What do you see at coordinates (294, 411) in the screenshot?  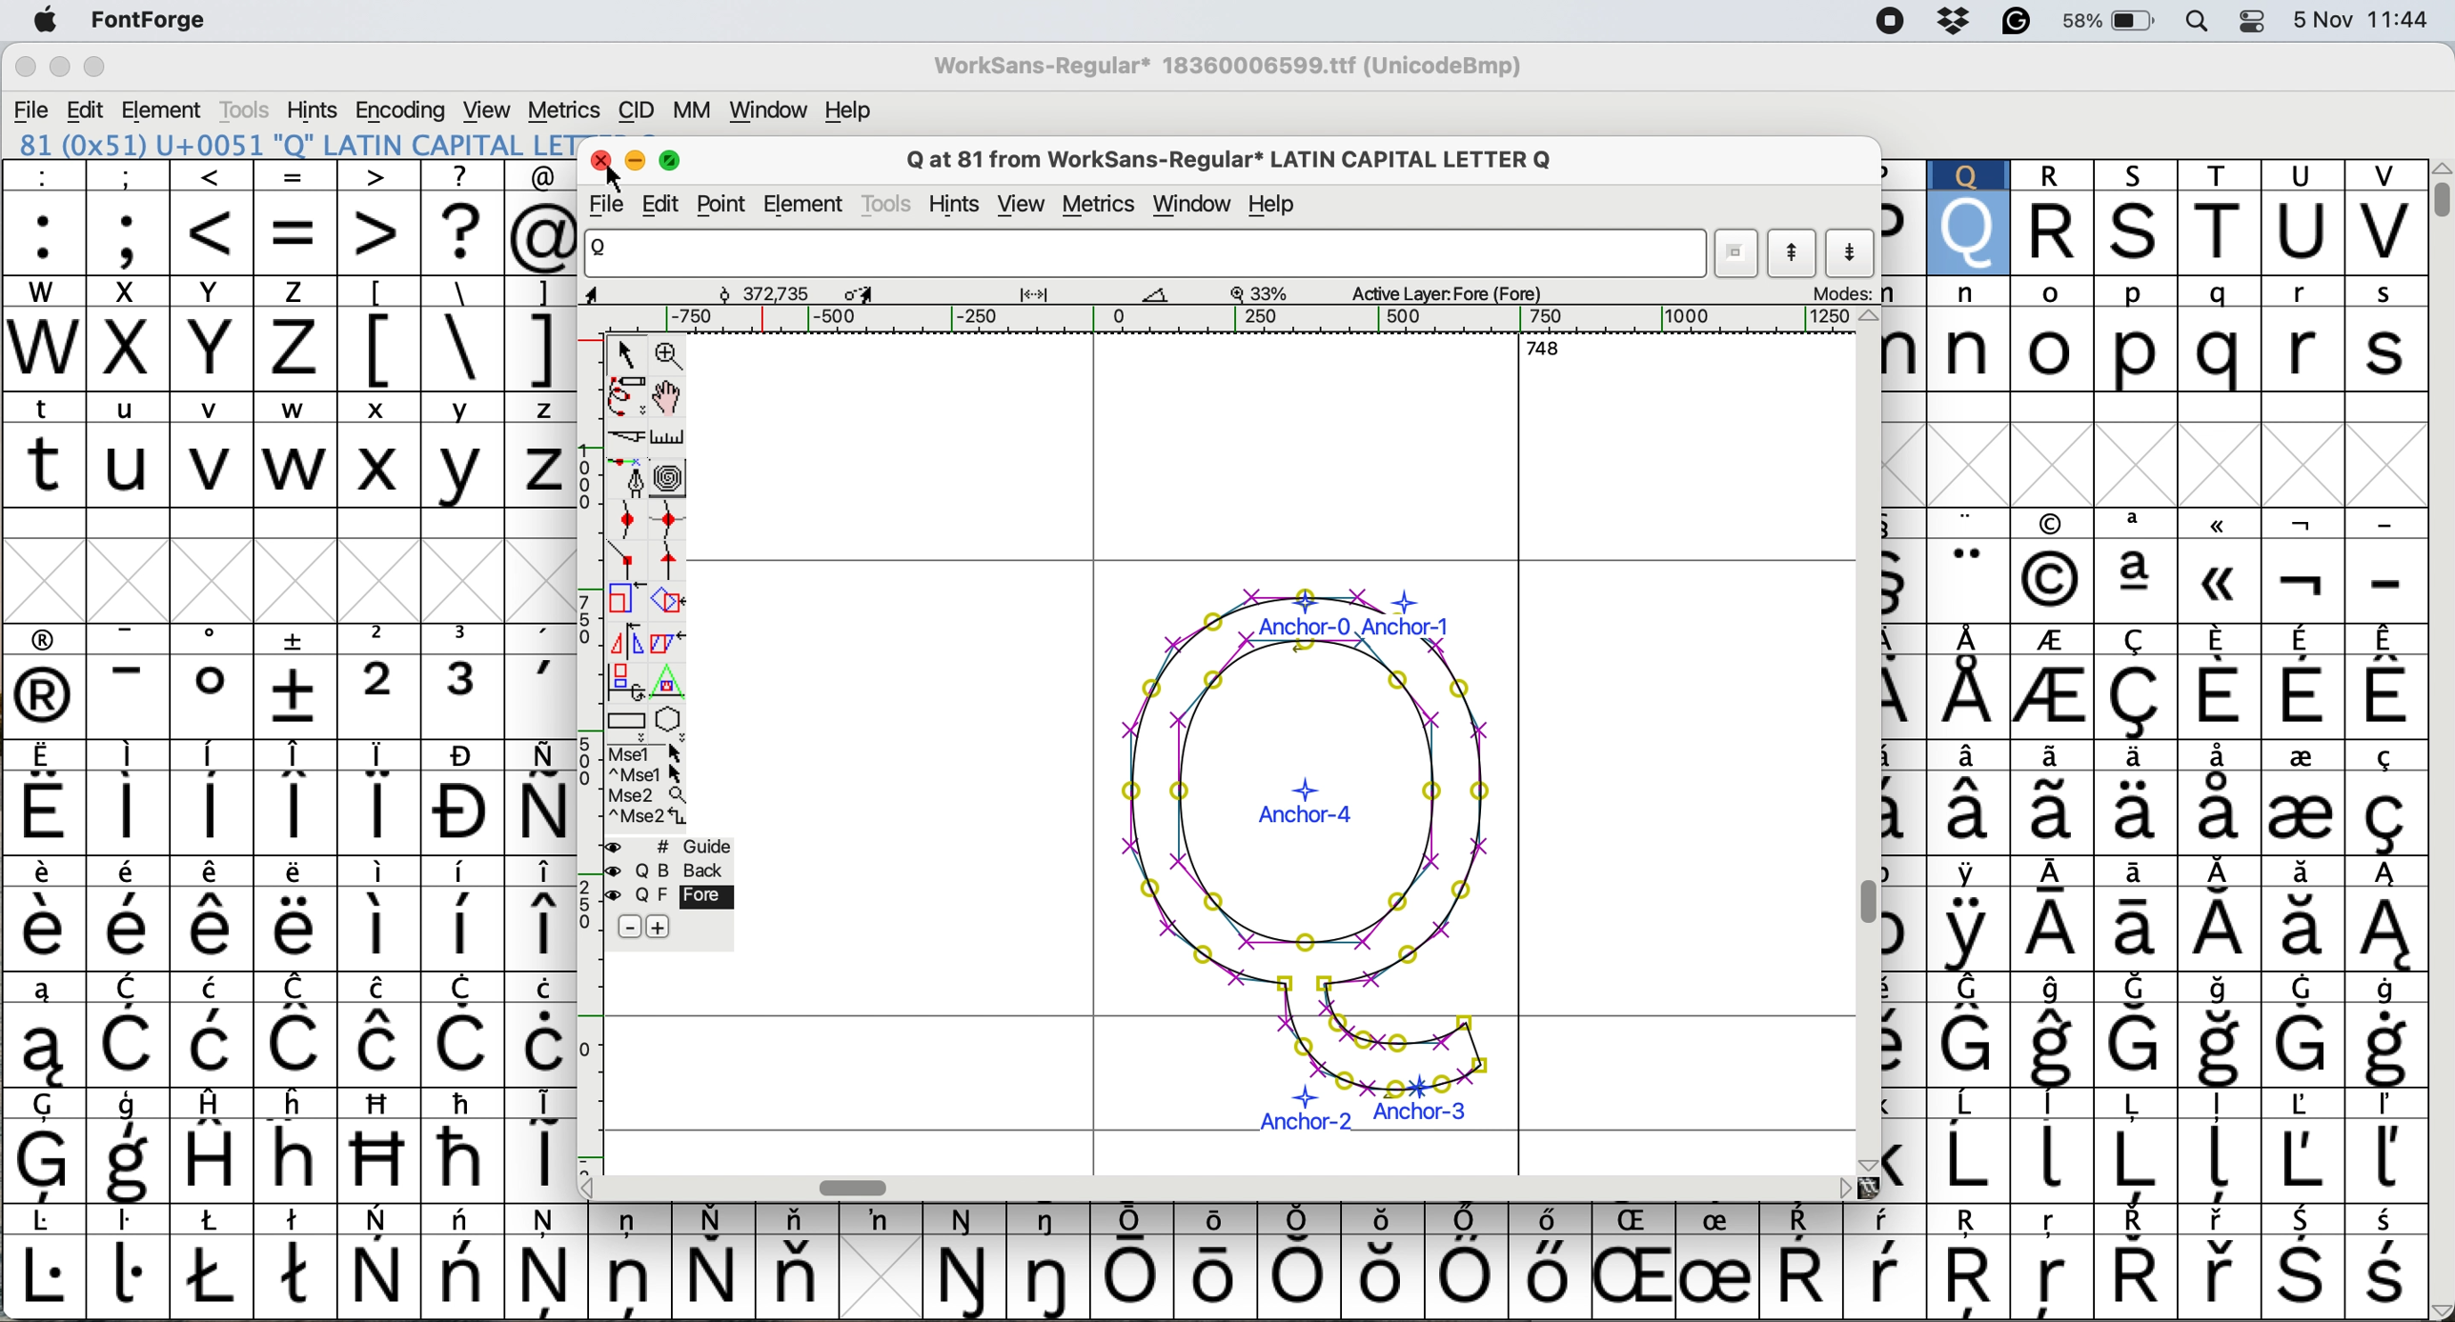 I see `lowercase letters` at bounding box center [294, 411].